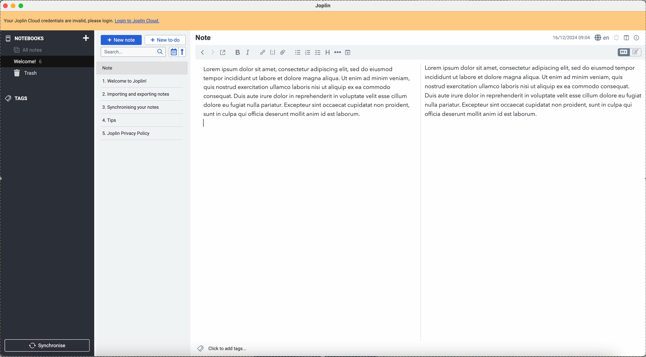 The height and width of the screenshot is (357, 646). I want to click on bulleted list, so click(297, 53).